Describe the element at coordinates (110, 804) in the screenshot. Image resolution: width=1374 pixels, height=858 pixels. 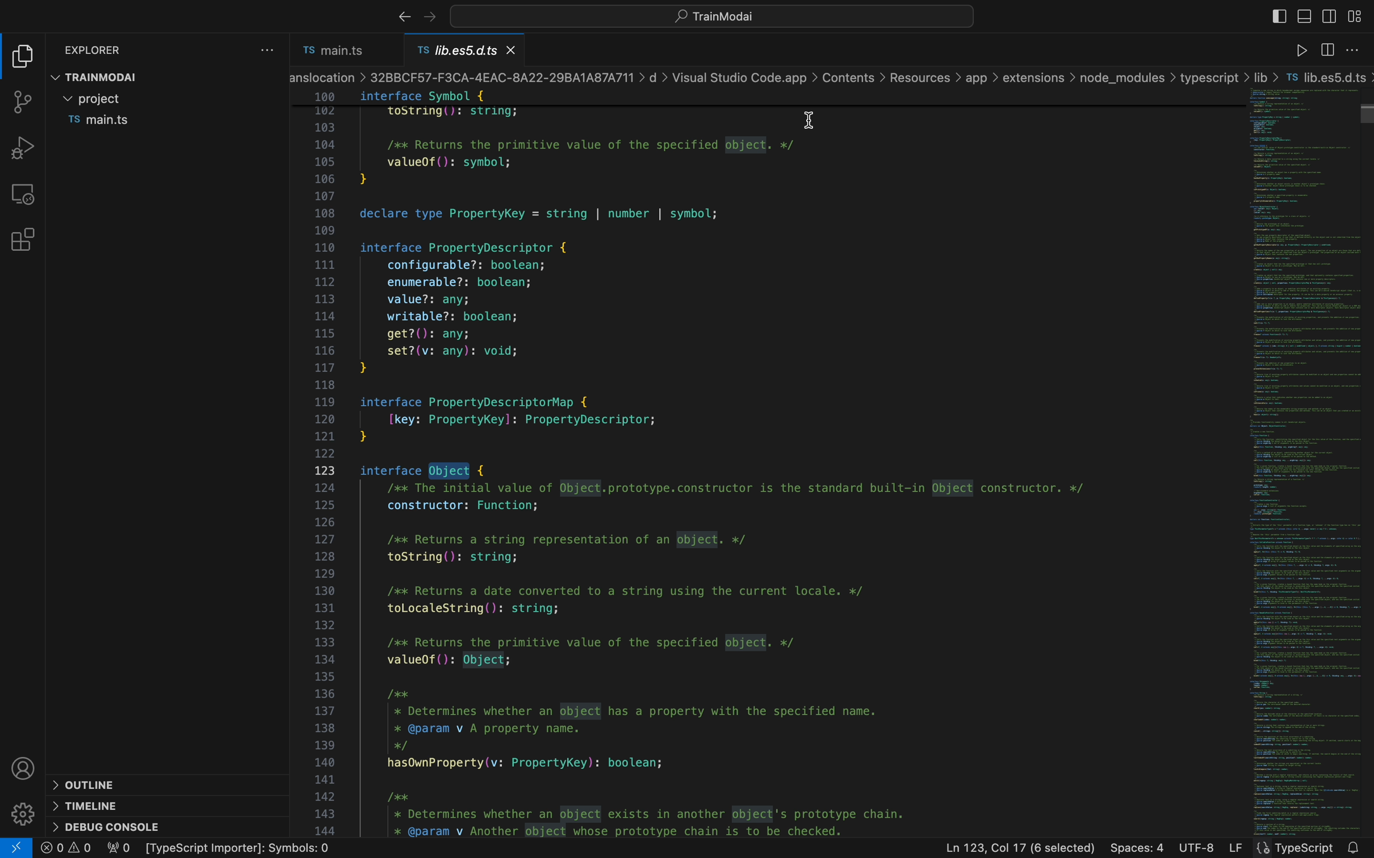
I see `timeline` at that location.